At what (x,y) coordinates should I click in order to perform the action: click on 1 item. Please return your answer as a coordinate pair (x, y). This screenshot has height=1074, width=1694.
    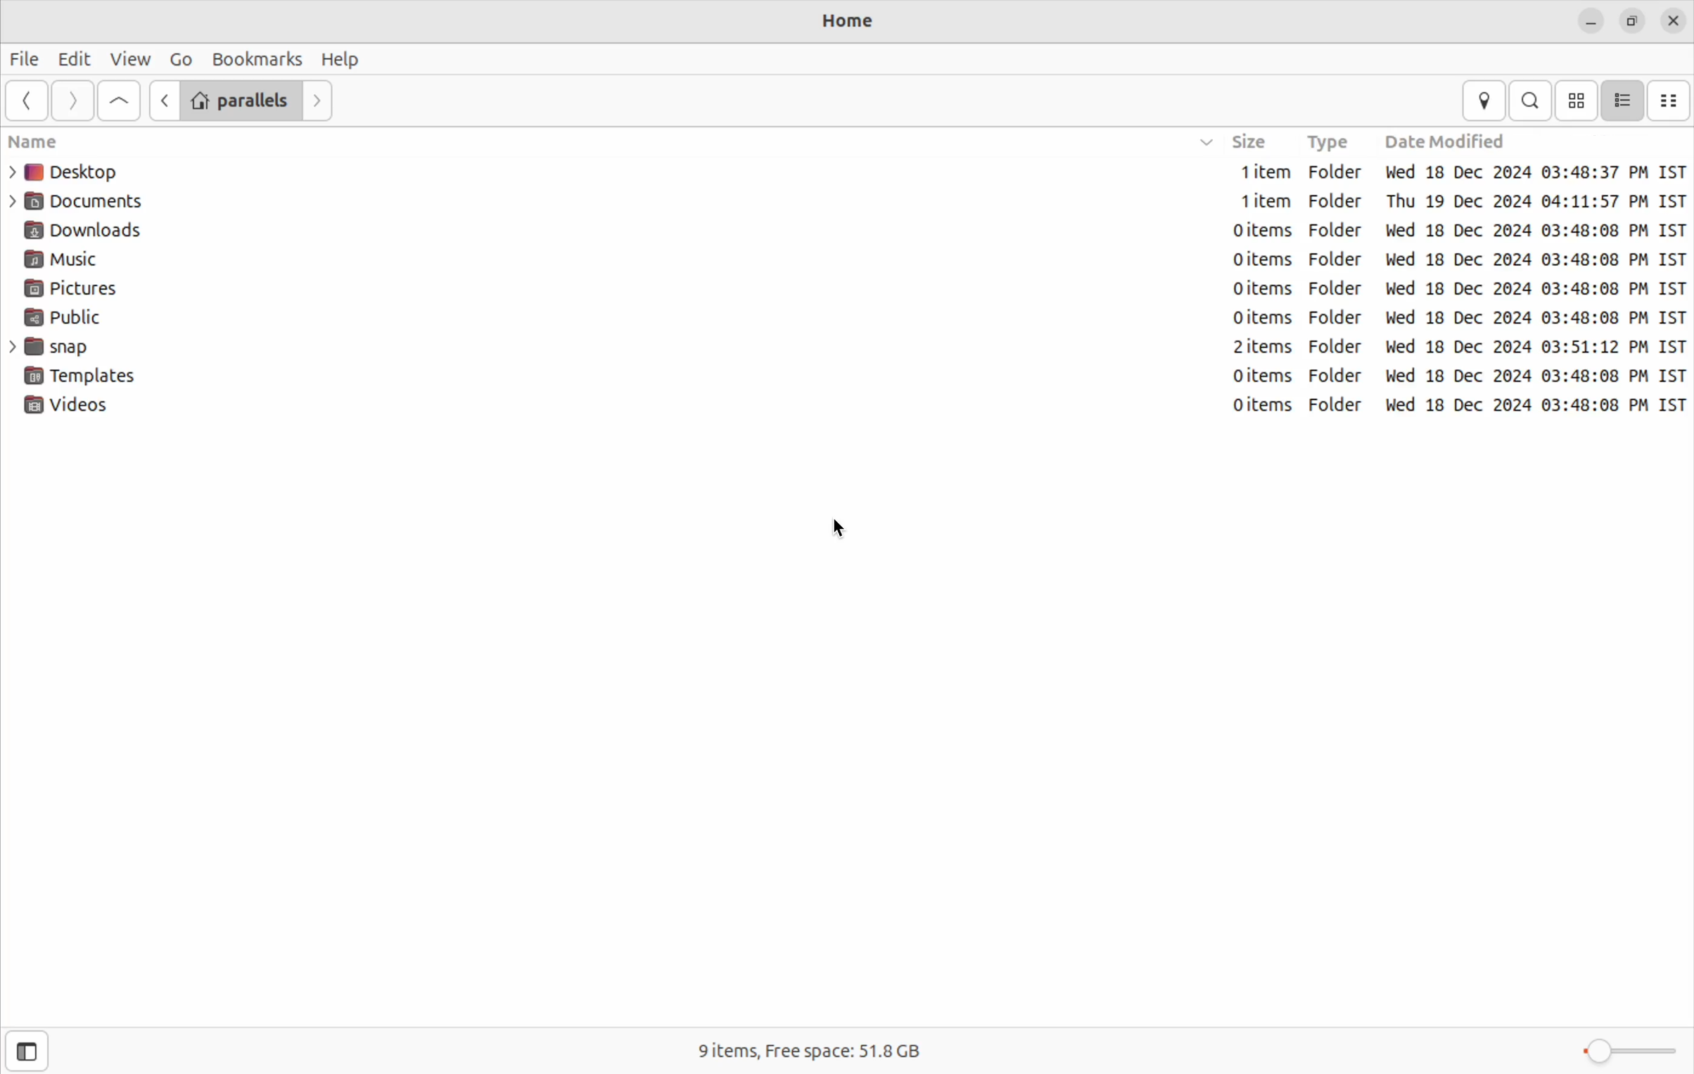
    Looking at the image, I should click on (1257, 172).